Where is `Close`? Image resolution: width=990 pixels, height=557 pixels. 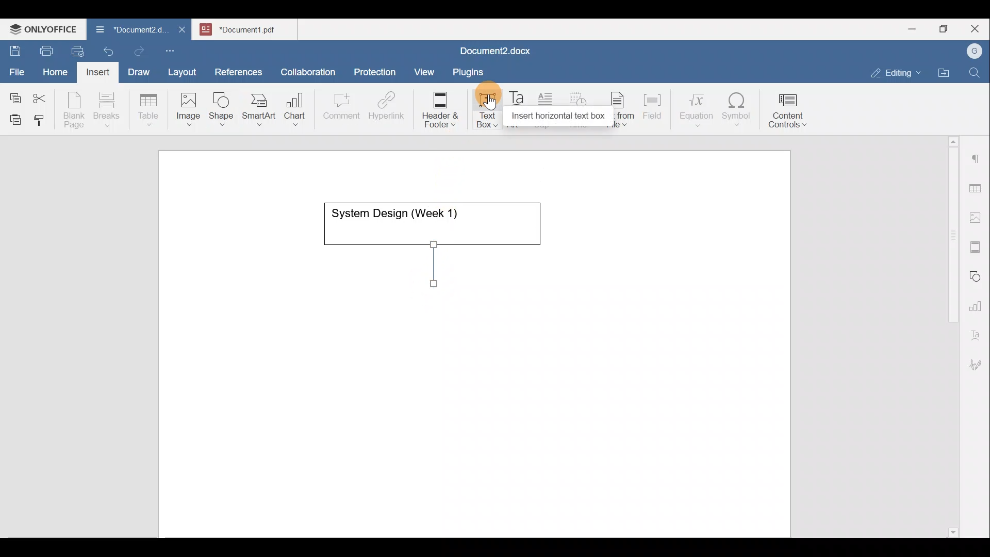 Close is located at coordinates (977, 29).